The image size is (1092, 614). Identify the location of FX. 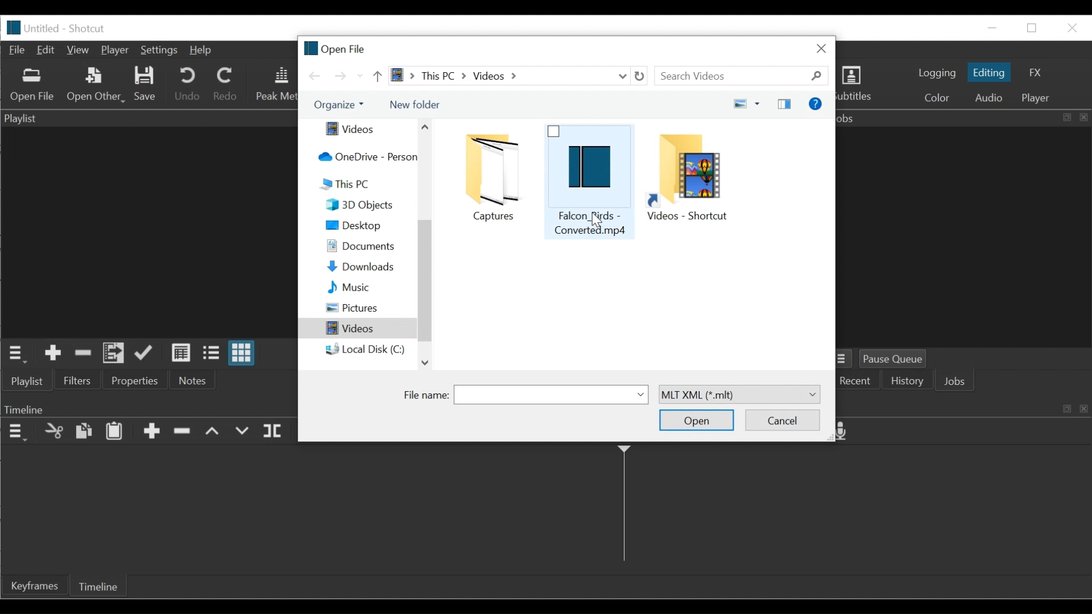
(1033, 73).